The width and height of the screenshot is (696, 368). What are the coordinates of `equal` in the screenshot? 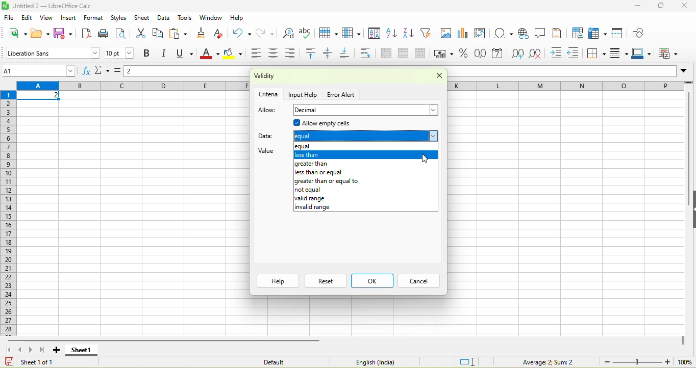 It's located at (362, 146).